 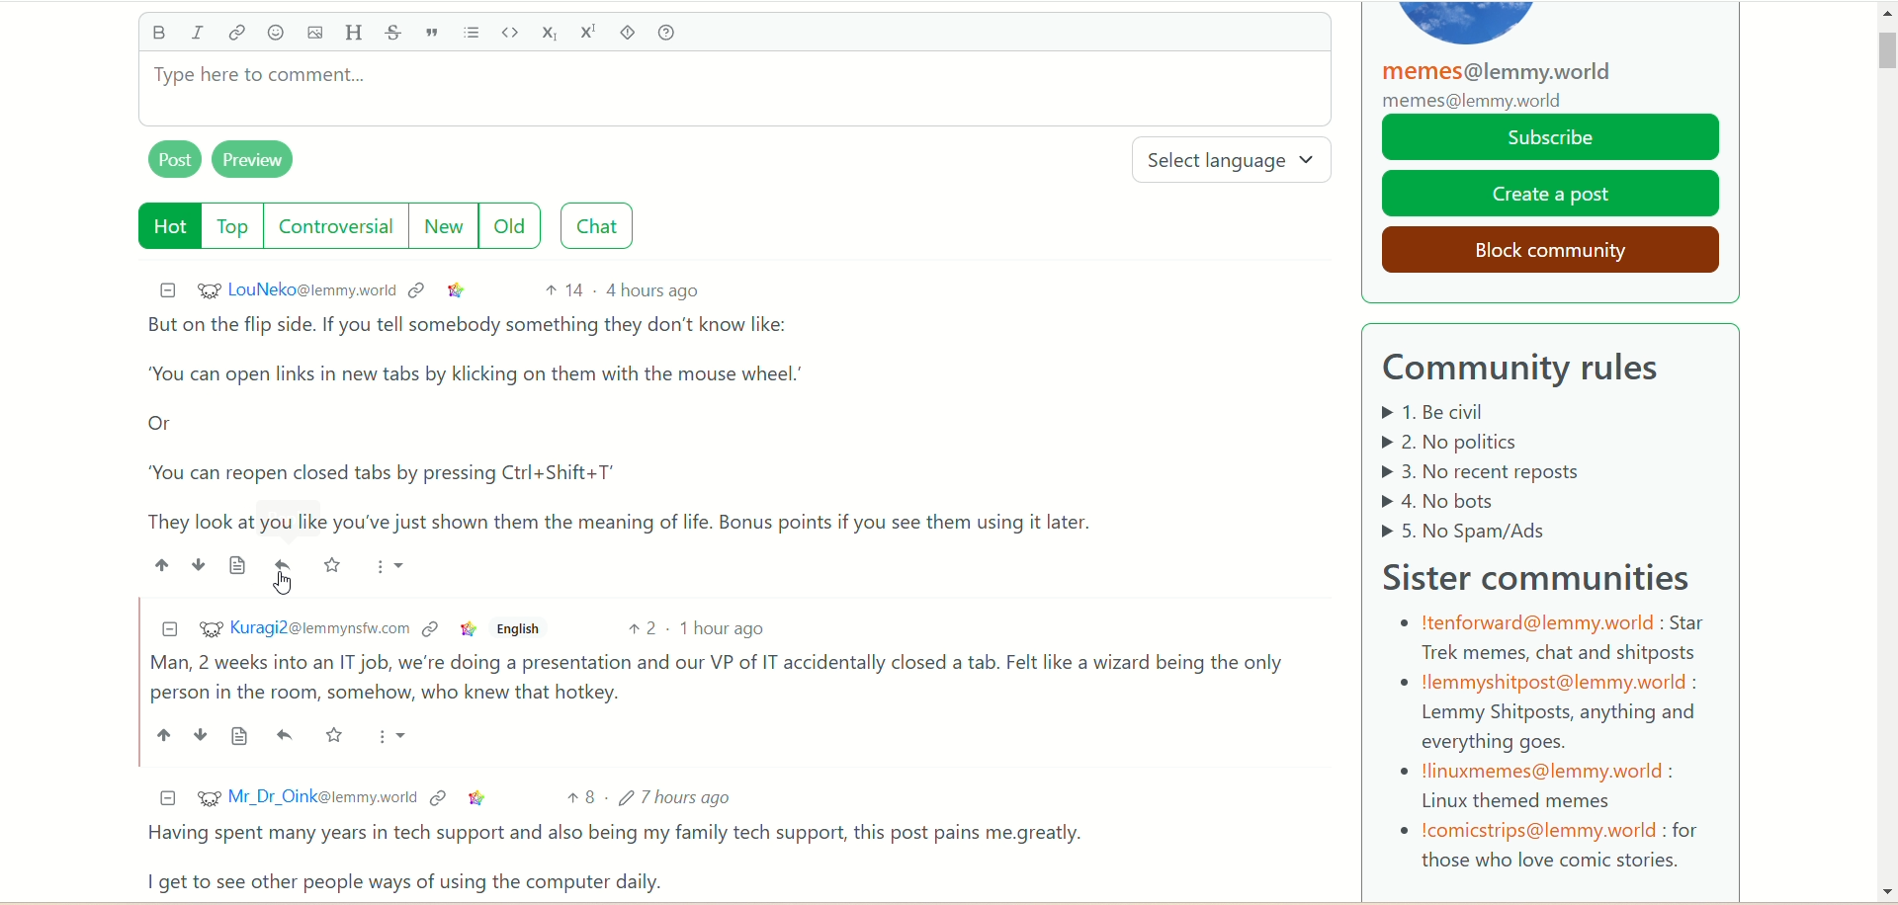 What do you see at coordinates (394, 737) in the screenshot?
I see `more` at bounding box center [394, 737].